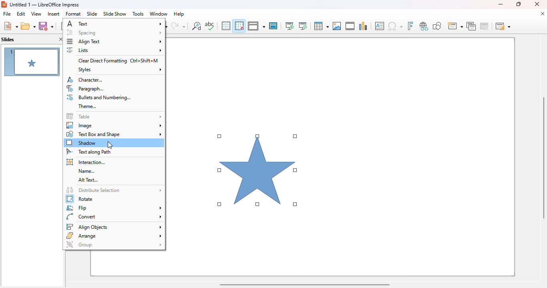 This screenshot has width=547, height=288. What do you see at coordinates (73, 14) in the screenshot?
I see `format` at bounding box center [73, 14].